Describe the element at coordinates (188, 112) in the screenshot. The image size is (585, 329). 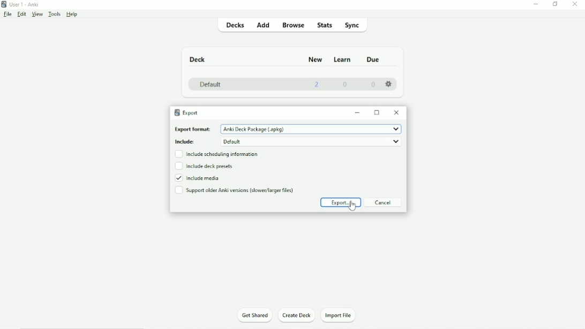
I see `Export` at that location.